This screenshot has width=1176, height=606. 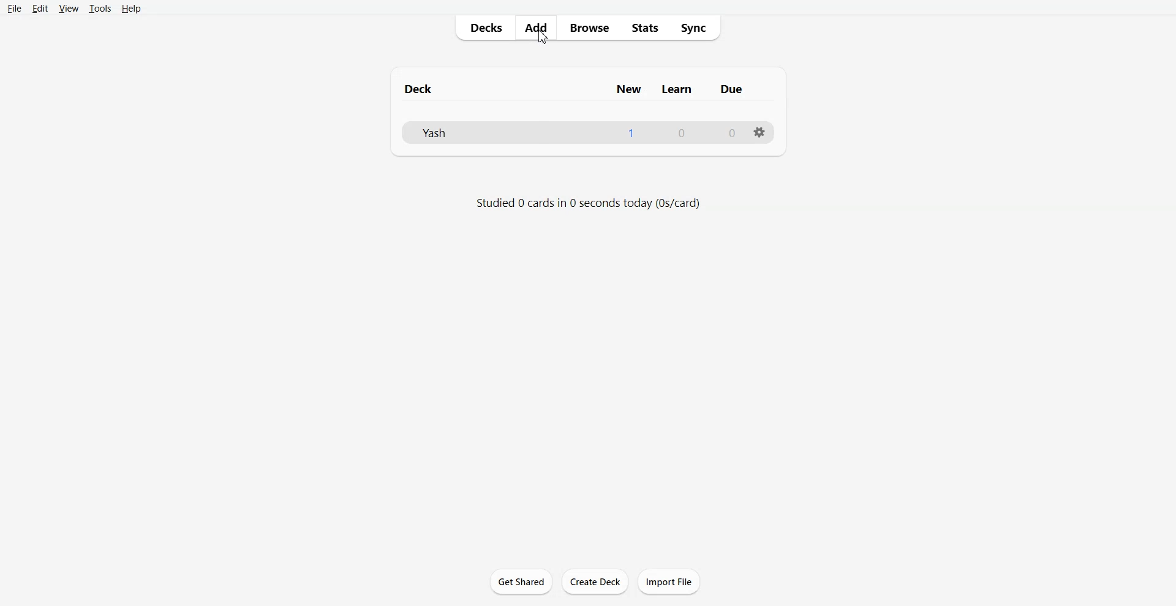 I want to click on New, so click(x=627, y=88).